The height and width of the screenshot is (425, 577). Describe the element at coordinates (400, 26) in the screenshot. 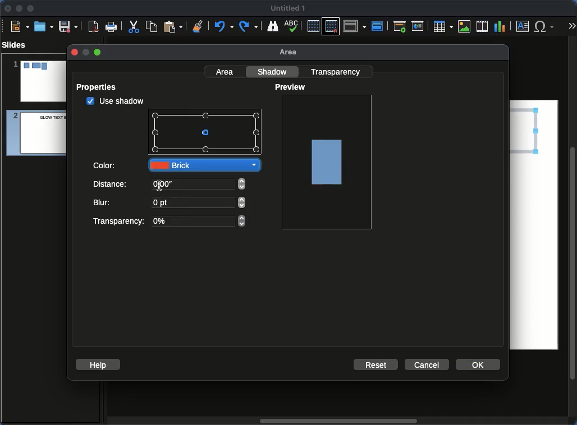

I see `First slide` at that location.